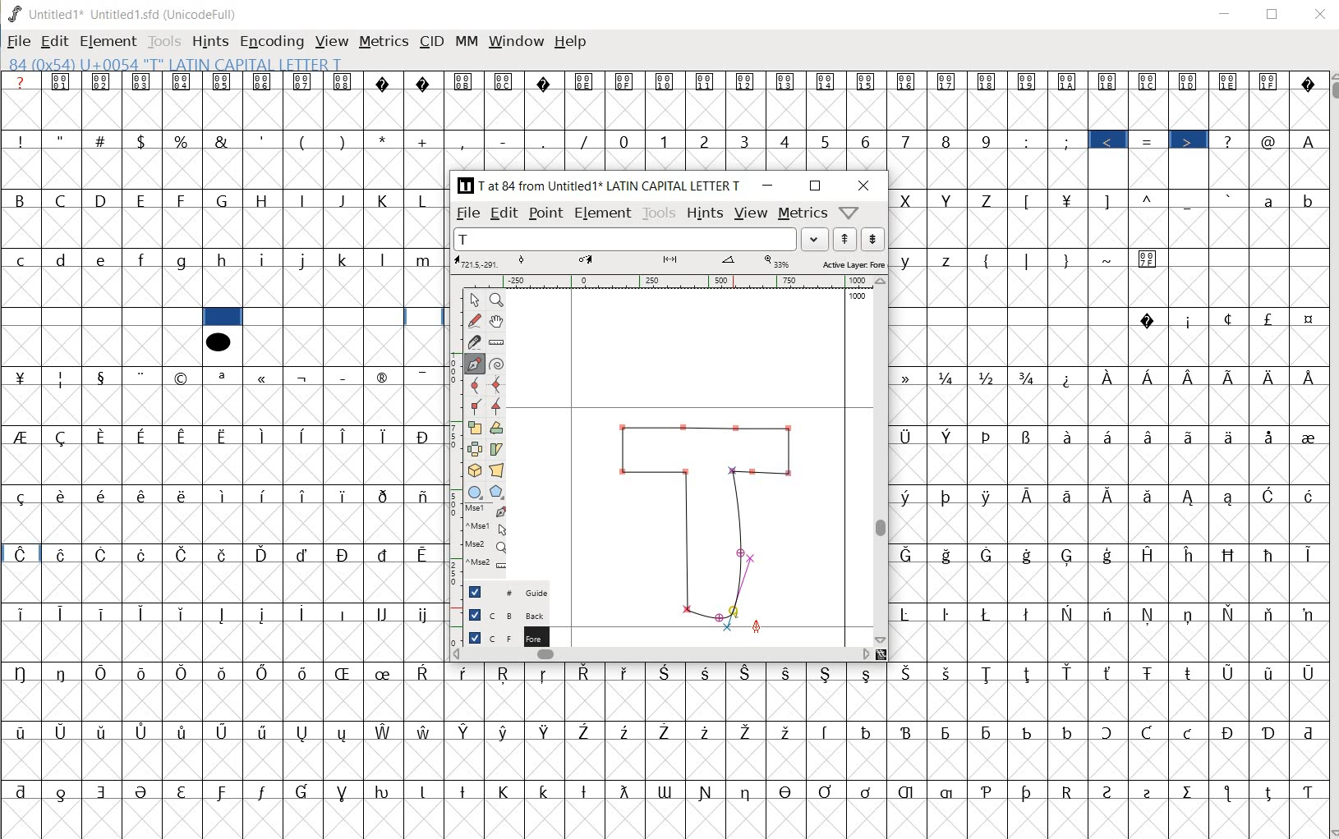 This screenshot has height=839, width=1339. What do you see at coordinates (1305, 792) in the screenshot?
I see `Symbol` at bounding box center [1305, 792].